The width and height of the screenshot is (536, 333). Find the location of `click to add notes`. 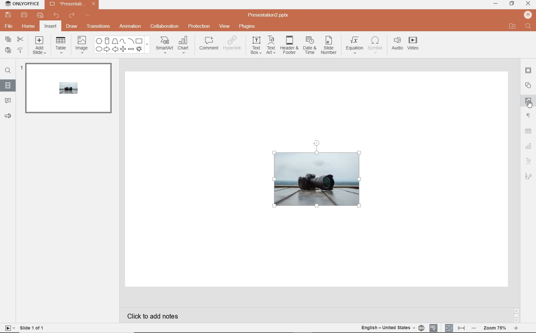

click to add notes is located at coordinates (167, 315).